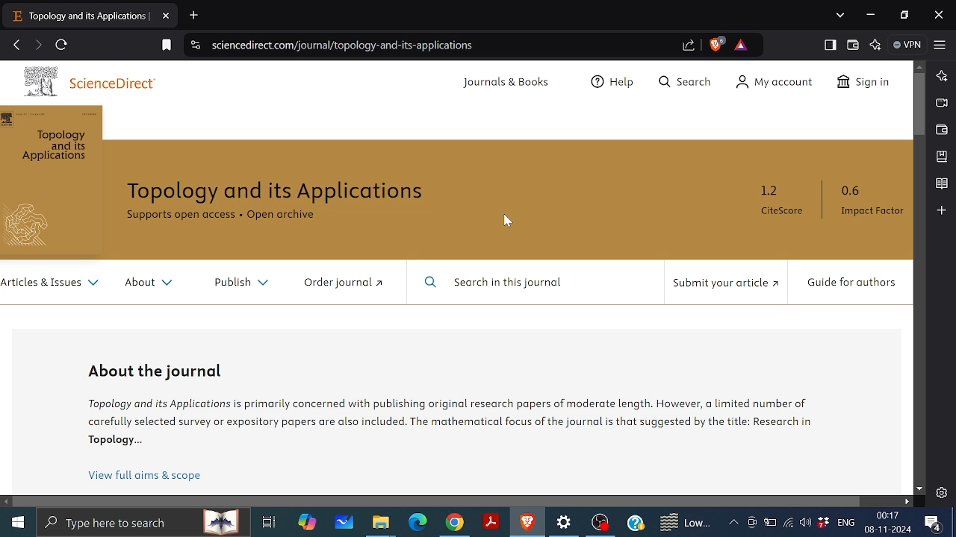 Image resolution: width=956 pixels, height=537 pixels. I want to click on Show hidden icons, so click(733, 522).